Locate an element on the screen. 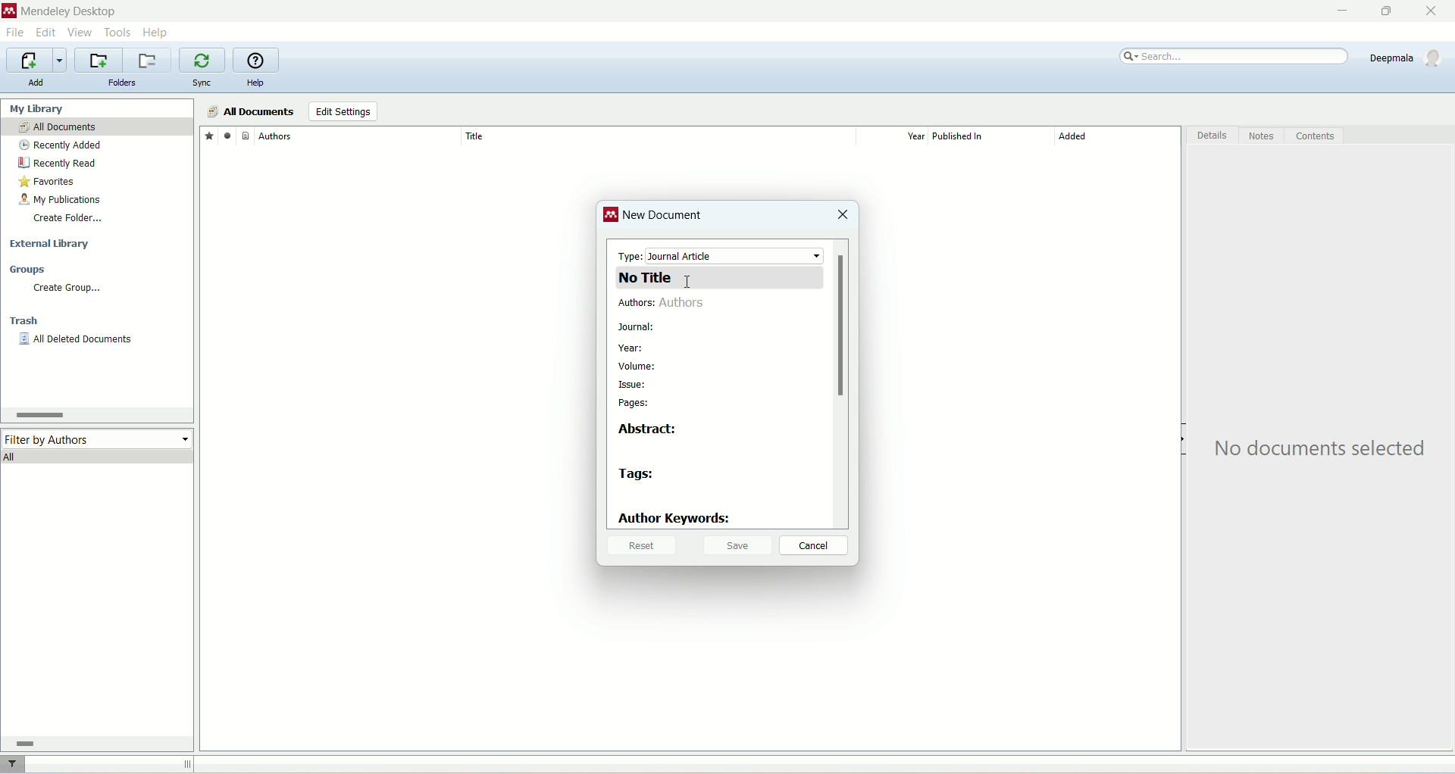 The width and height of the screenshot is (1455, 774). journal is located at coordinates (637, 327).